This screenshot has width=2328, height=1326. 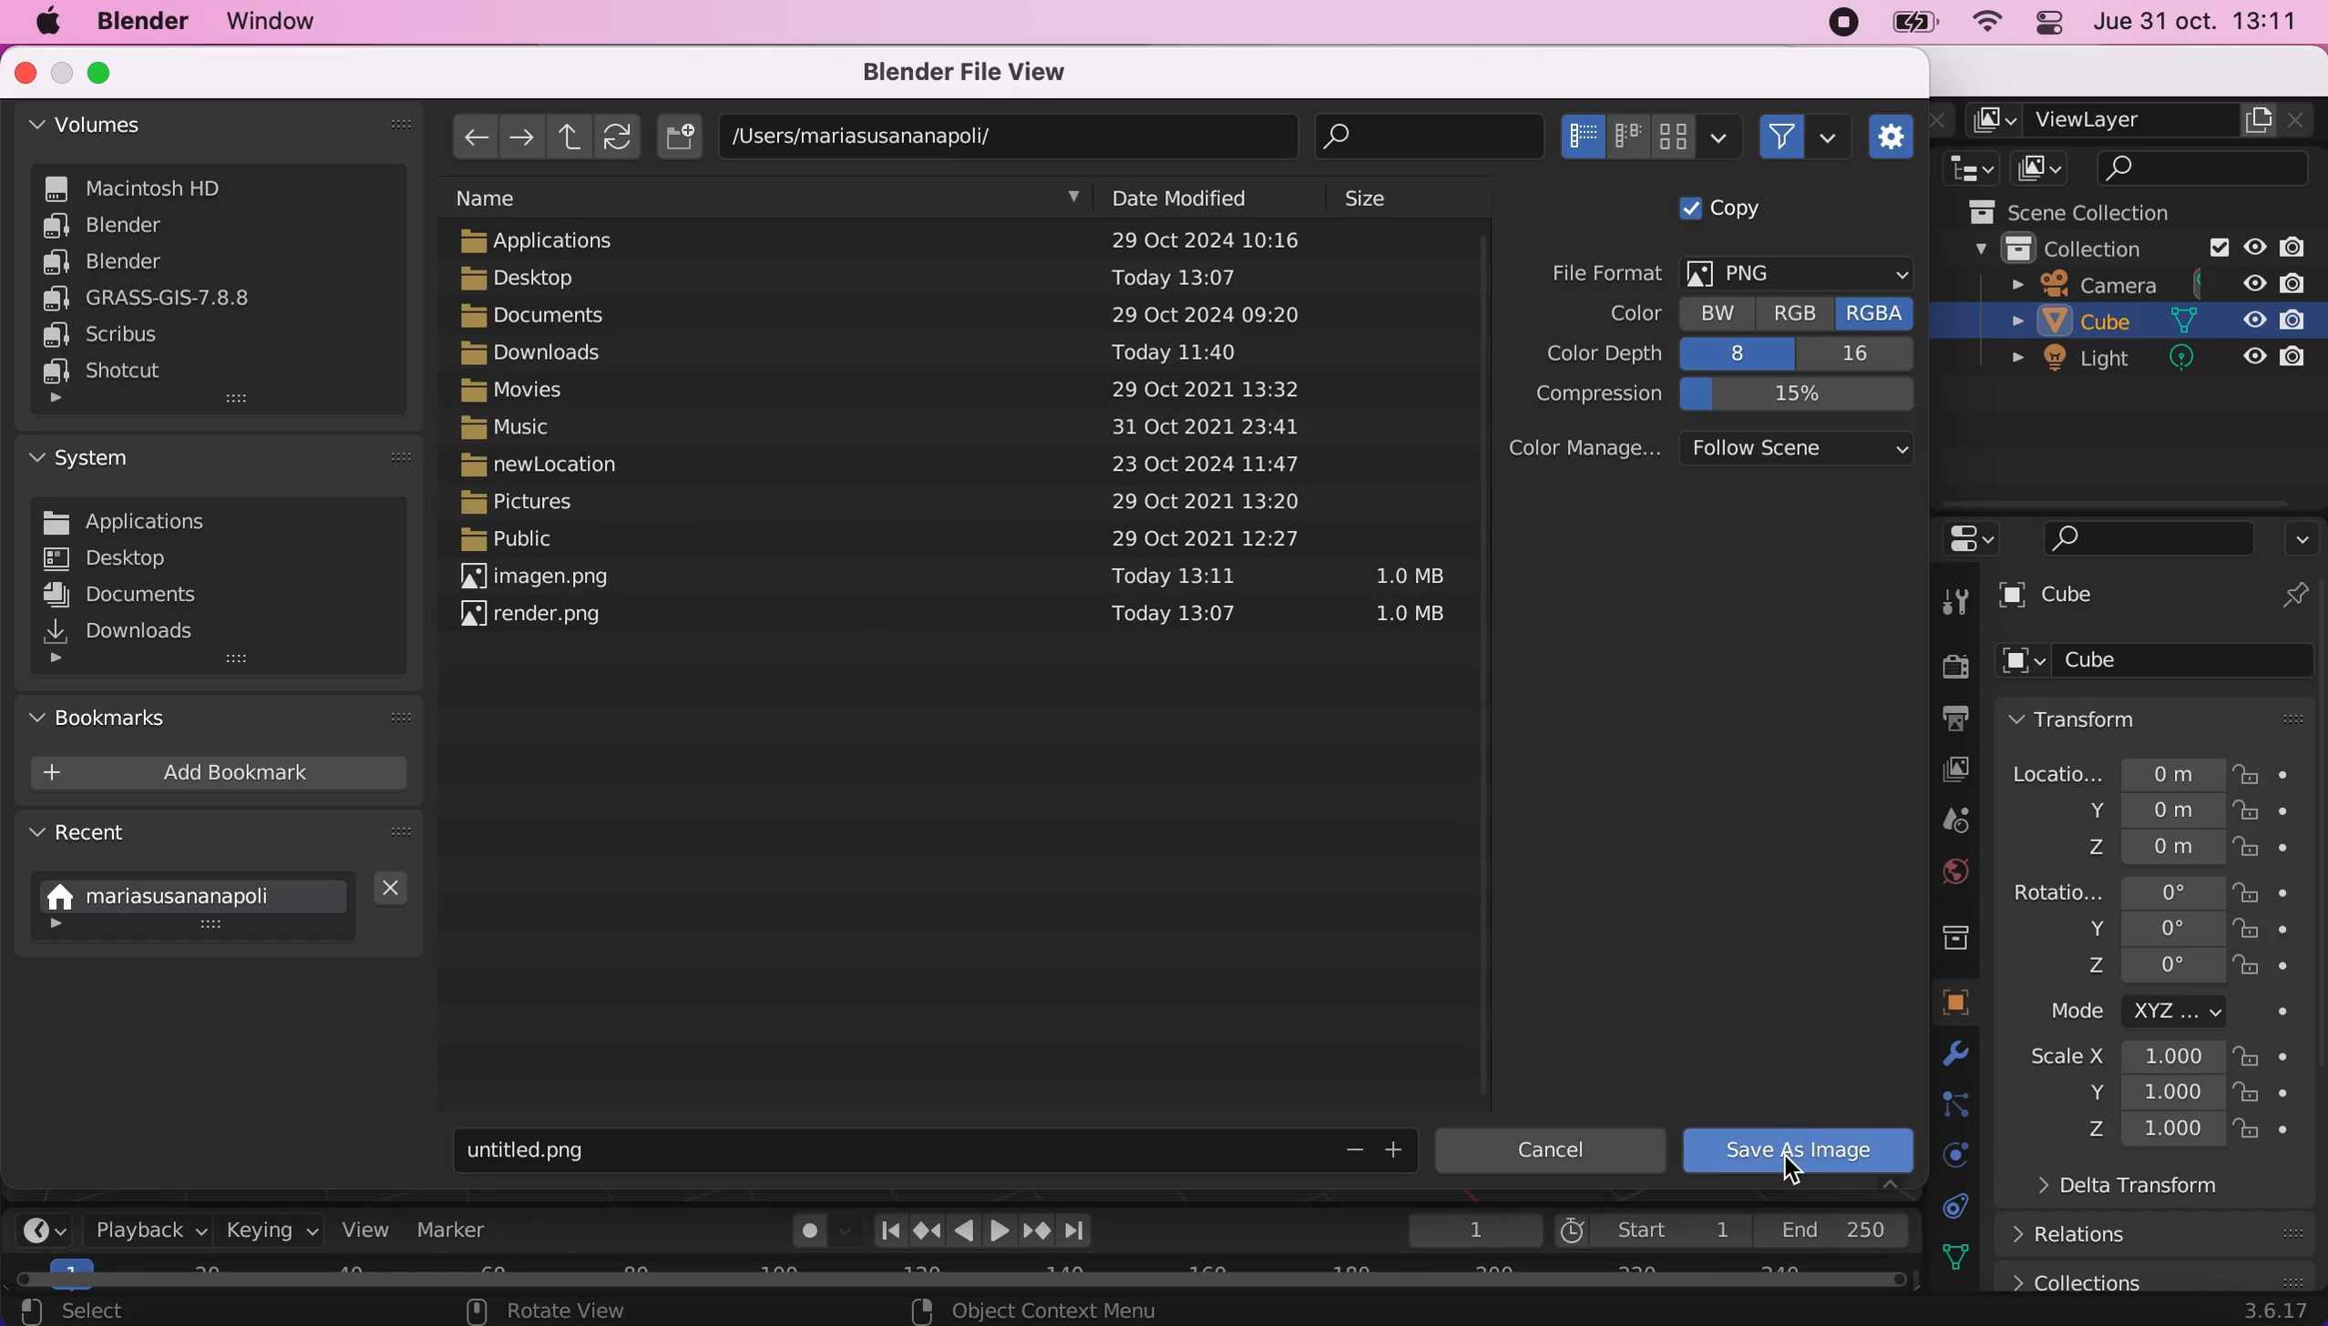 What do you see at coordinates (374, 1232) in the screenshot?
I see `view` at bounding box center [374, 1232].